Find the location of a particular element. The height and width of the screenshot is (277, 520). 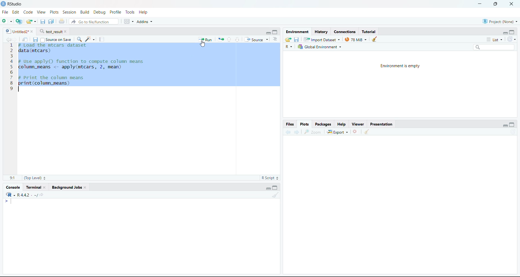

130kib used by R session (Source: Windows System) is located at coordinates (357, 40).